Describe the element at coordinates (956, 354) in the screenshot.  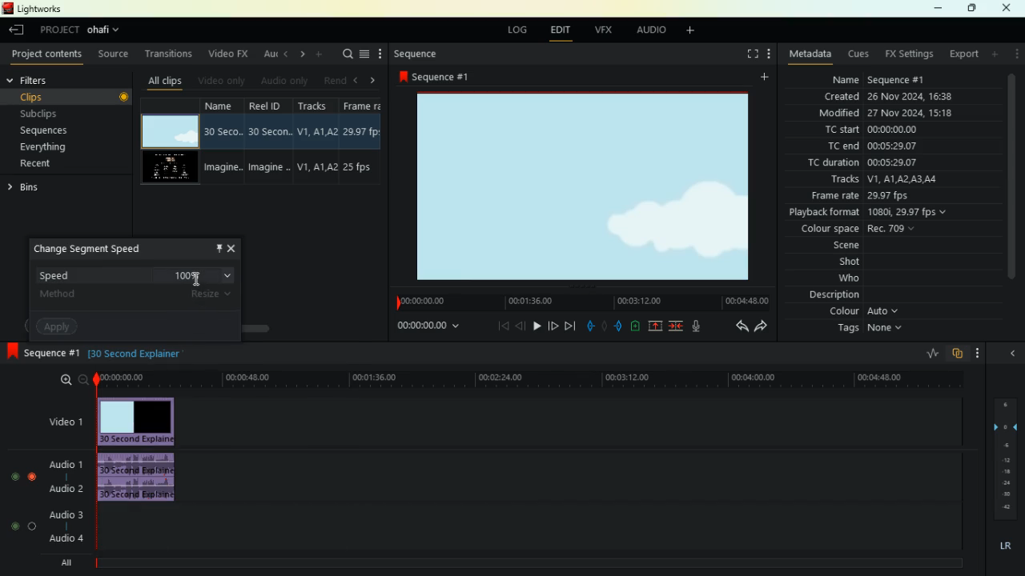
I see `overlap` at that location.